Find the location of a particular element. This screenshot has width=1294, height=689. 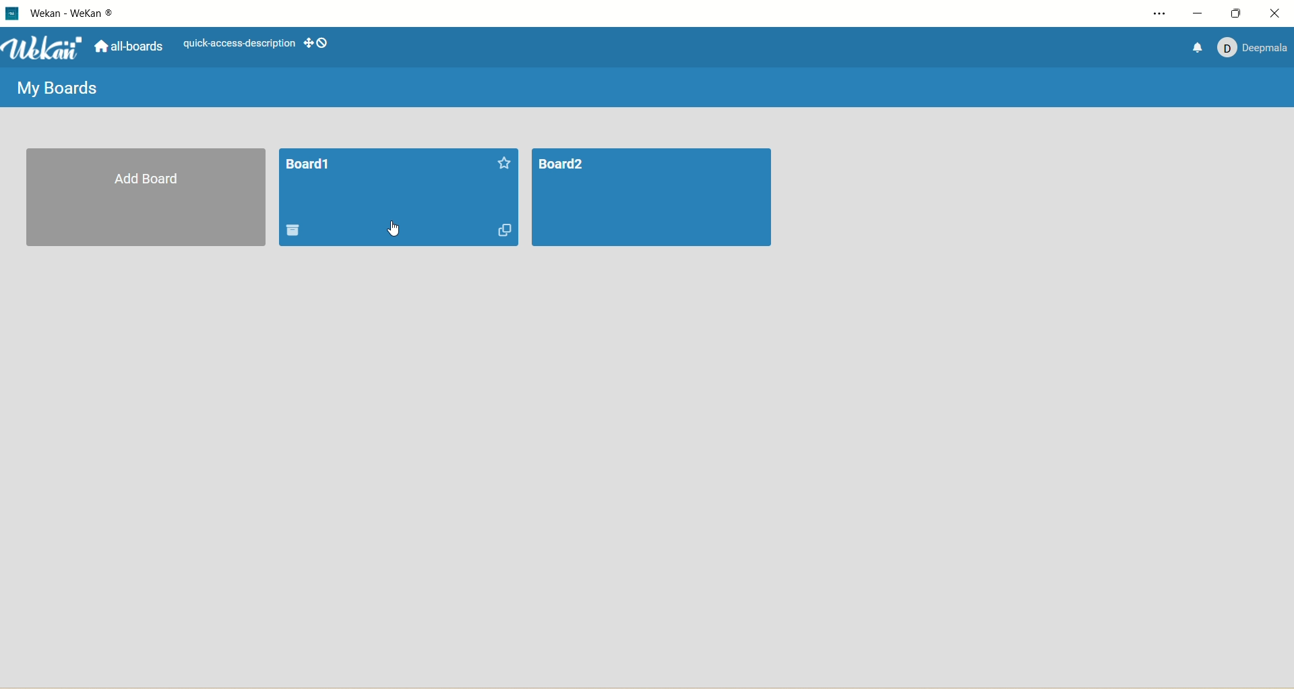

all boards is located at coordinates (127, 49).